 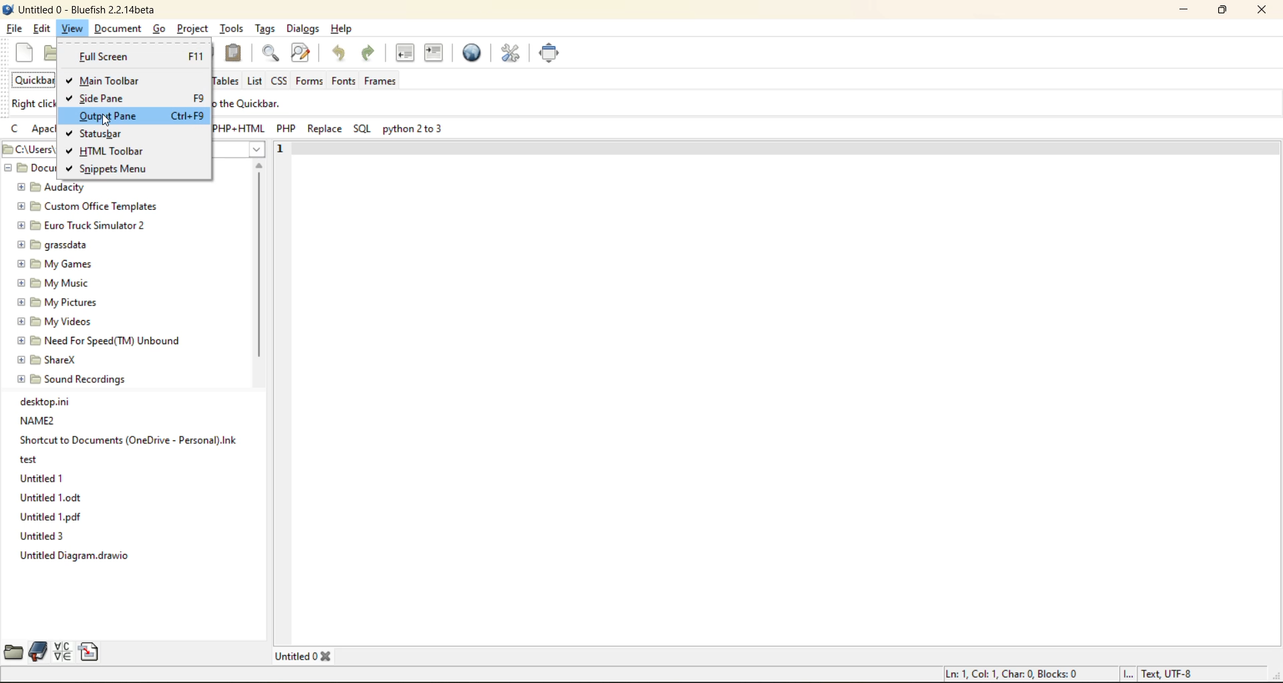 What do you see at coordinates (250, 153) in the screenshot?
I see `show more` at bounding box center [250, 153].